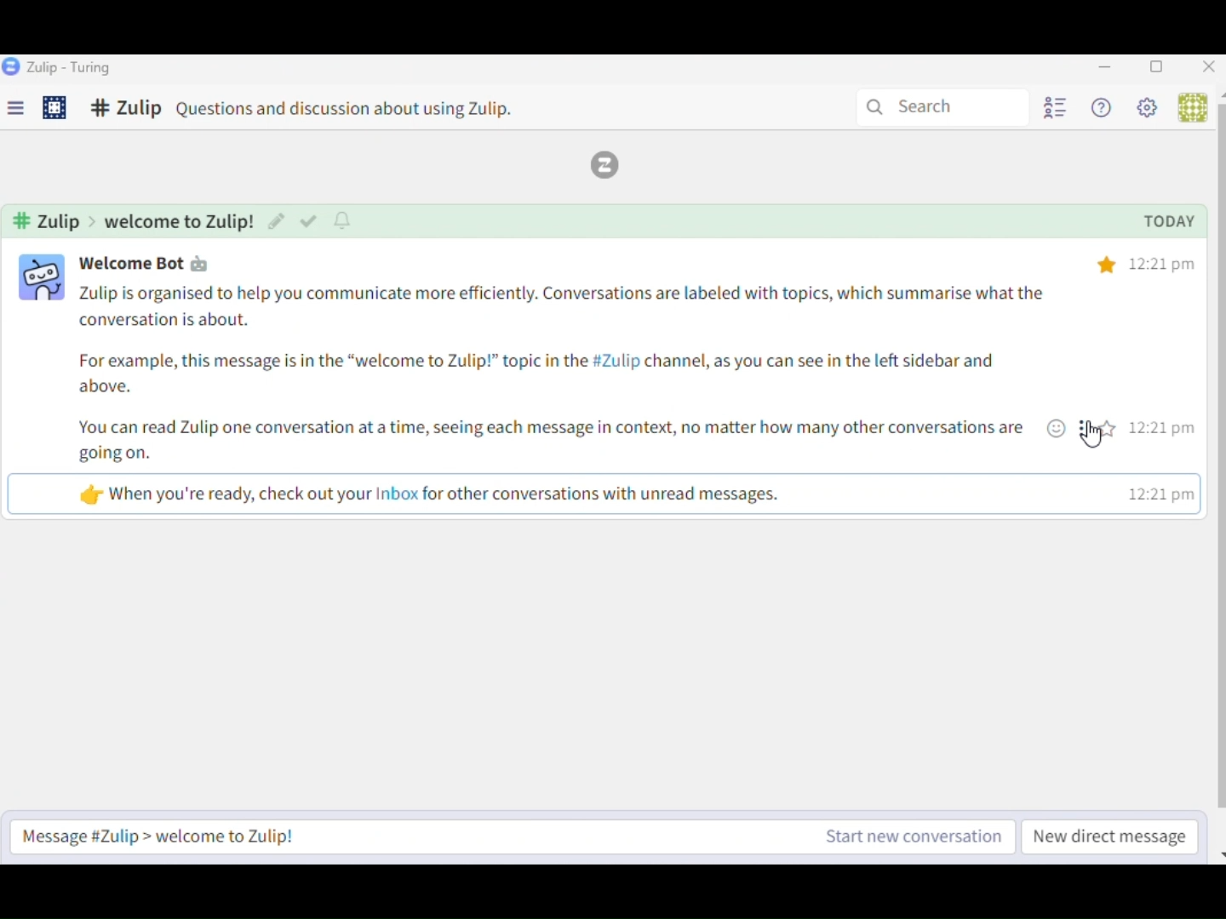  I want to click on today, so click(1169, 223).